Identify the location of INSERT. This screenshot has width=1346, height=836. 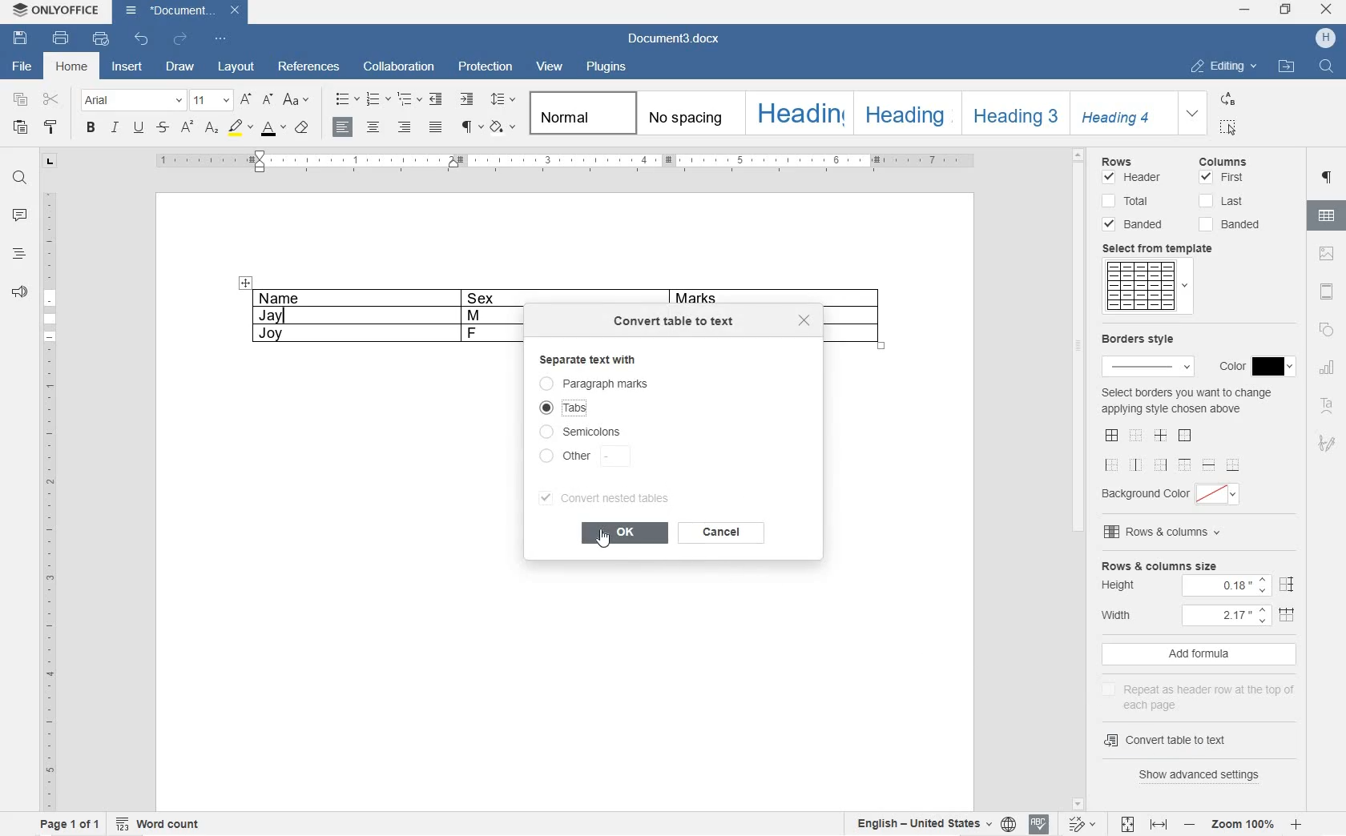
(129, 67).